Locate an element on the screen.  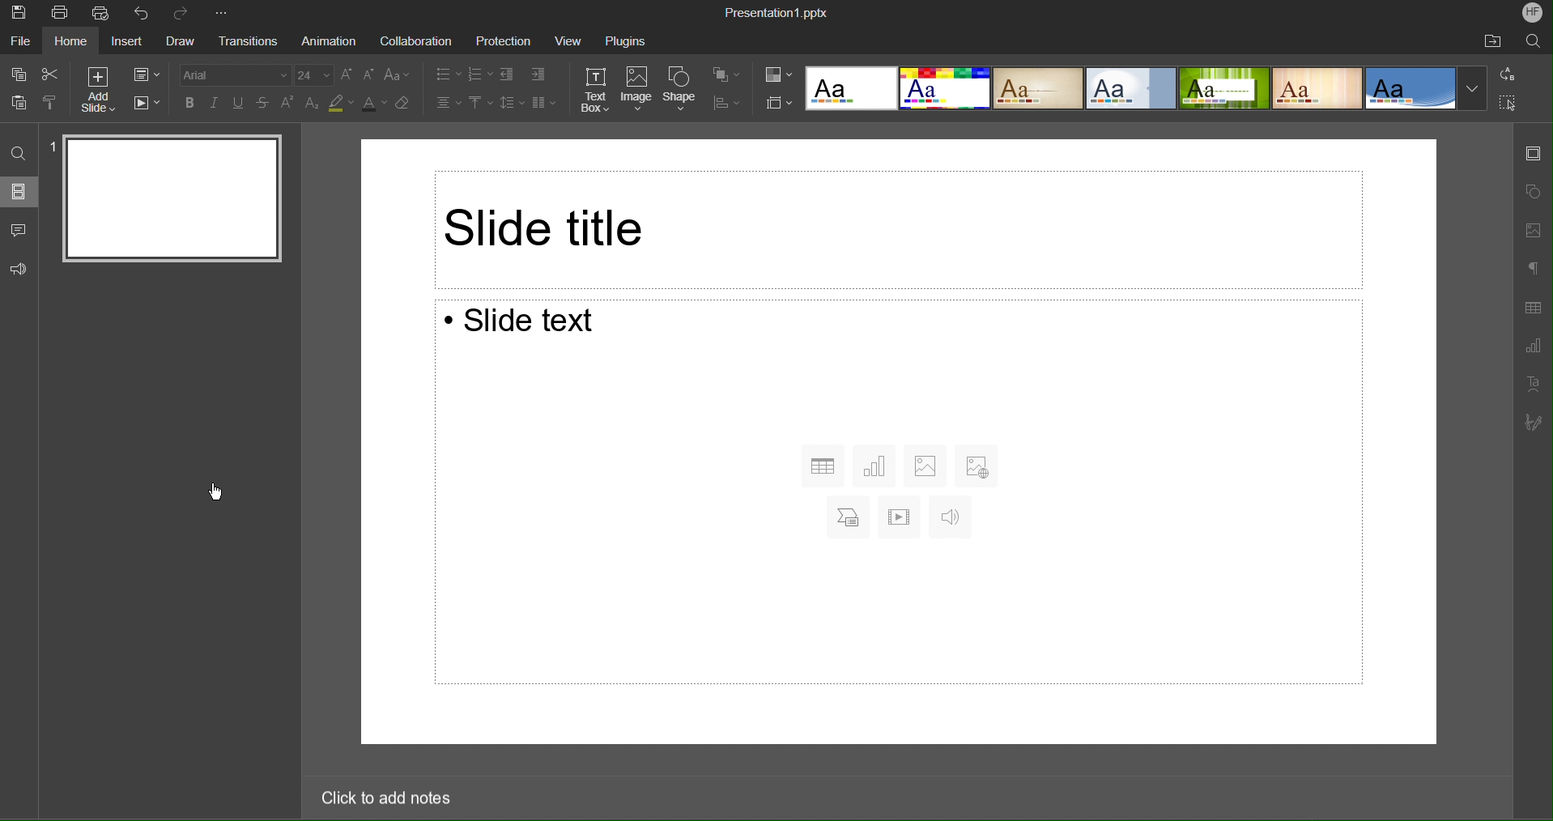
Transition is located at coordinates (244, 42).